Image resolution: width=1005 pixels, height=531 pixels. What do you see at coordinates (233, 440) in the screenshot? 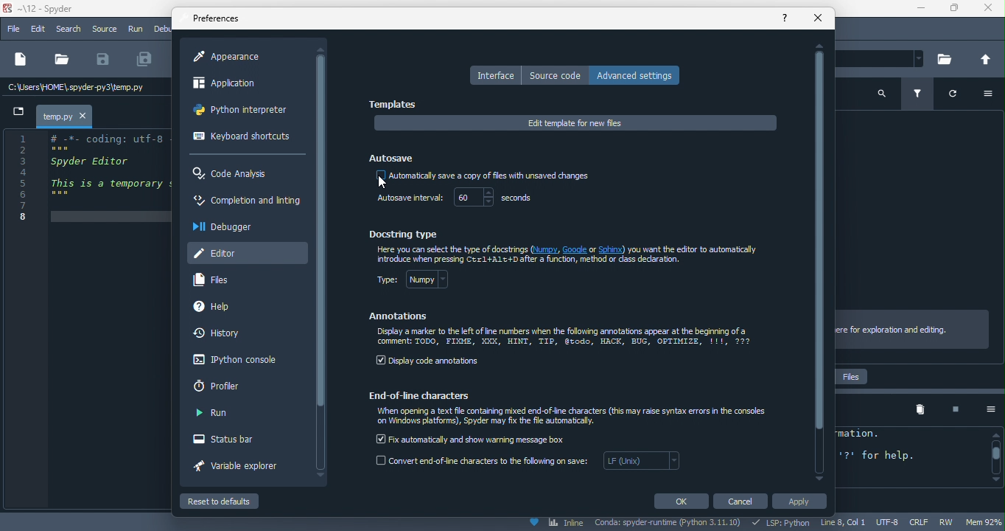
I see `status bar` at bounding box center [233, 440].